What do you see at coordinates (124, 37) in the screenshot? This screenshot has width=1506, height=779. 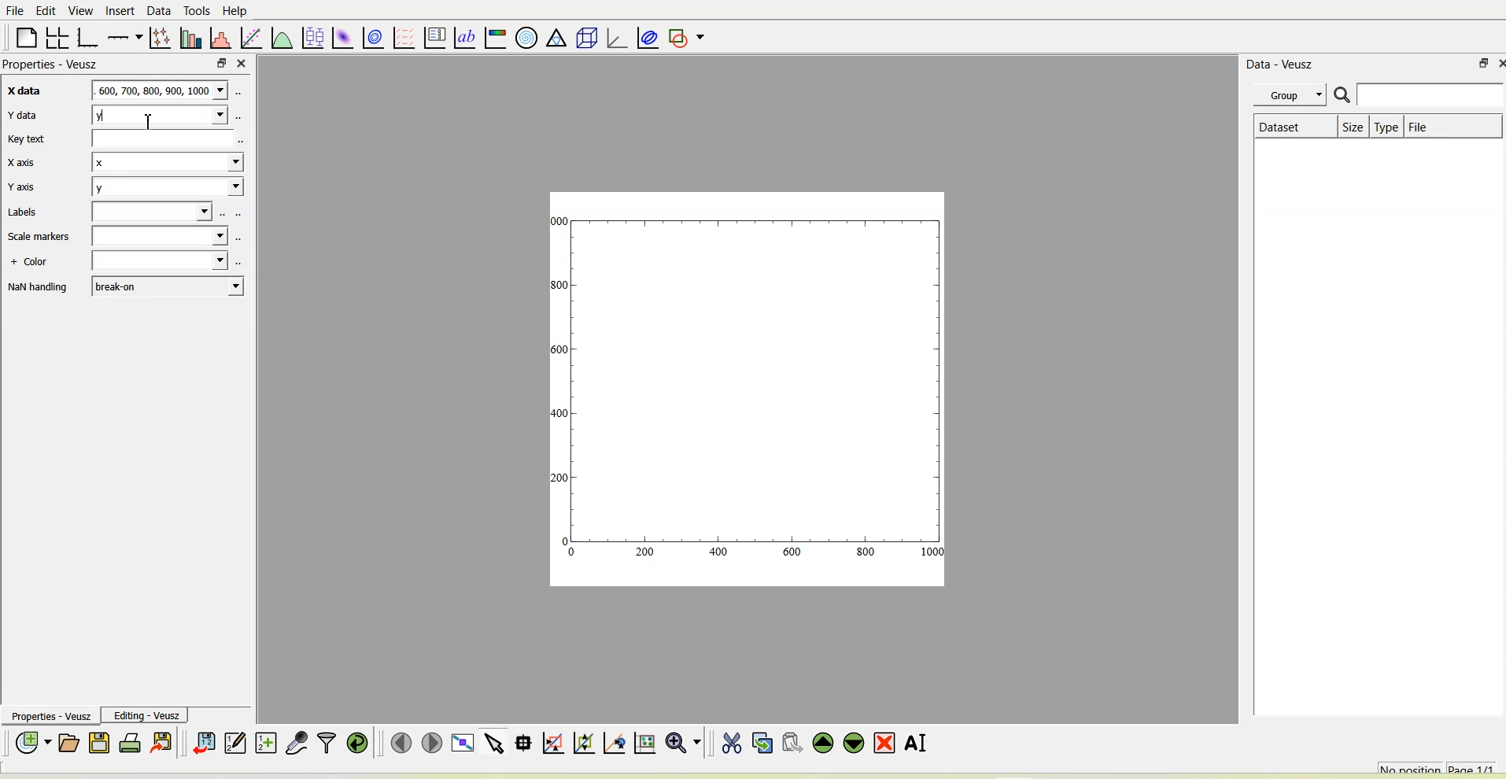 I see `Add an axis to the plot` at bounding box center [124, 37].